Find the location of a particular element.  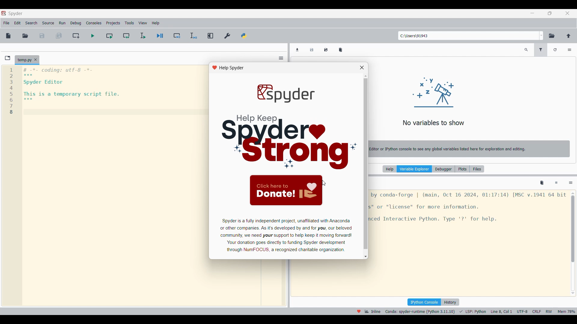

image is located at coordinates (283, 126).